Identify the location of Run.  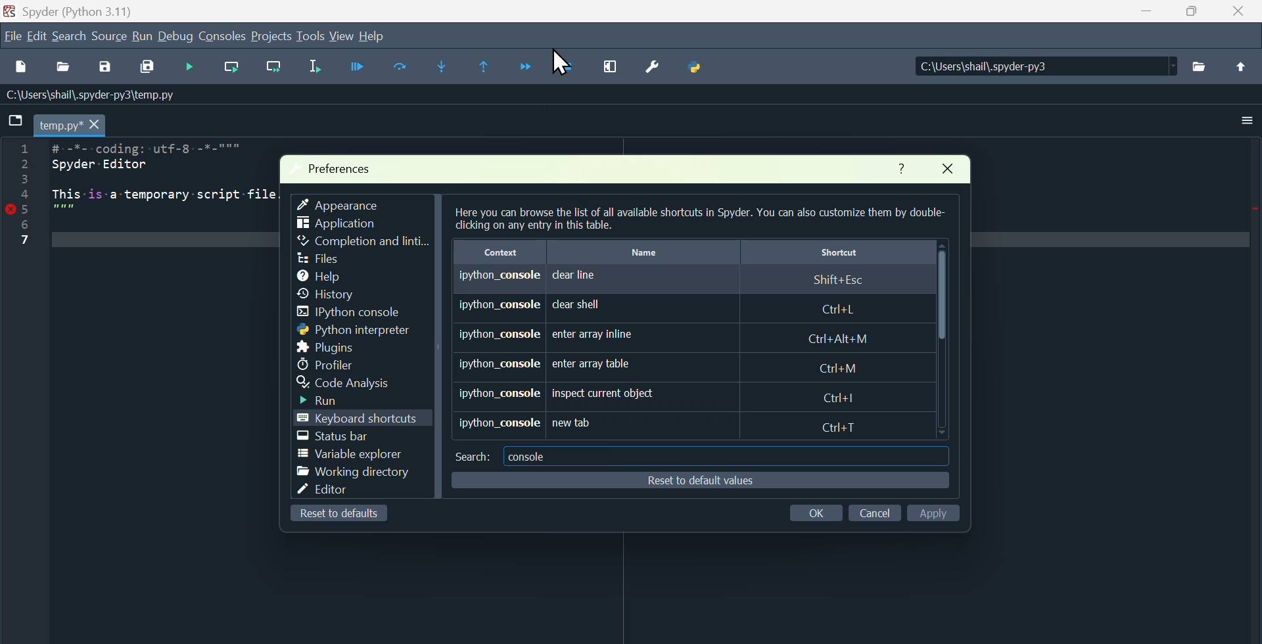
(328, 402).